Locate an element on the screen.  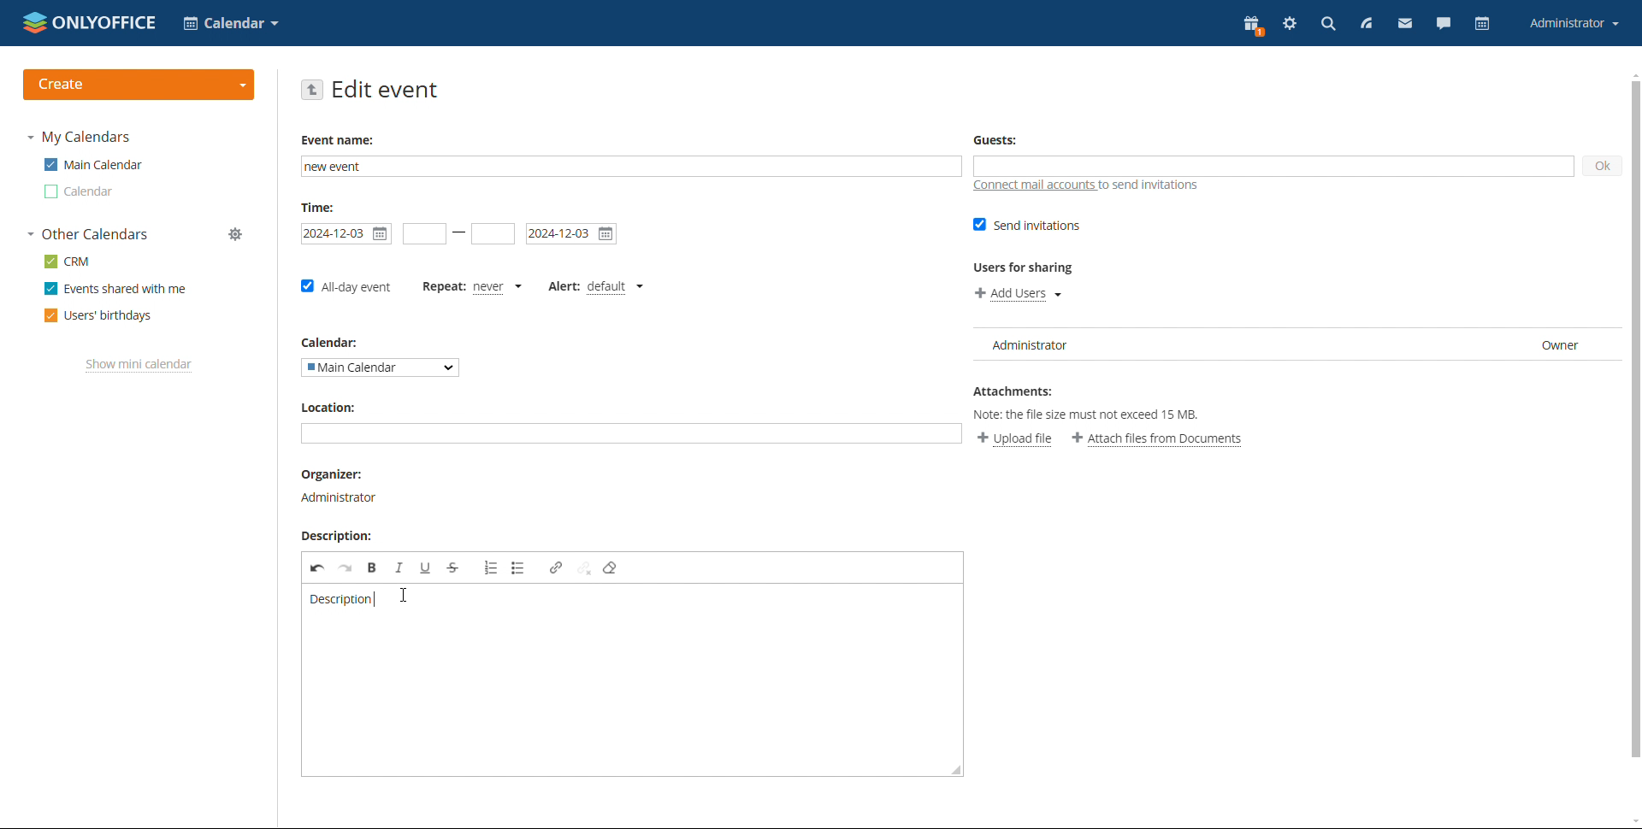
calendar is located at coordinates (1485, 24).